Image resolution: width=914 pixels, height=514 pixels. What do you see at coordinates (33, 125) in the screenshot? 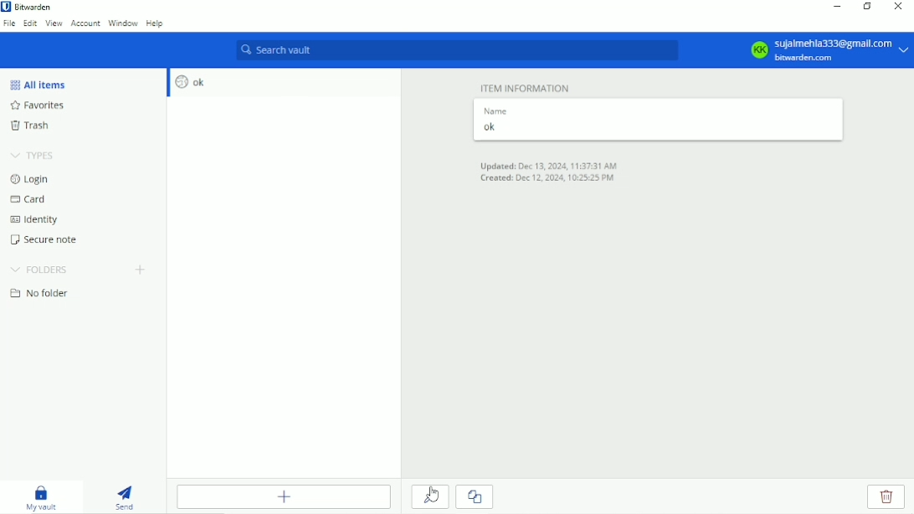
I see `Trash` at bounding box center [33, 125].